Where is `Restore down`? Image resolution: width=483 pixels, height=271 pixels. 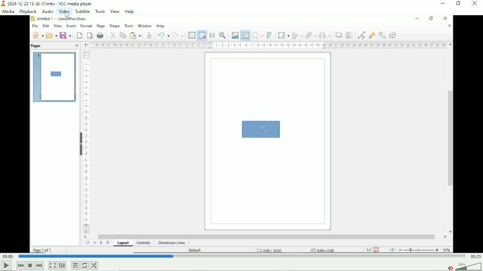
Restore down is located at coordinates (458, 4).